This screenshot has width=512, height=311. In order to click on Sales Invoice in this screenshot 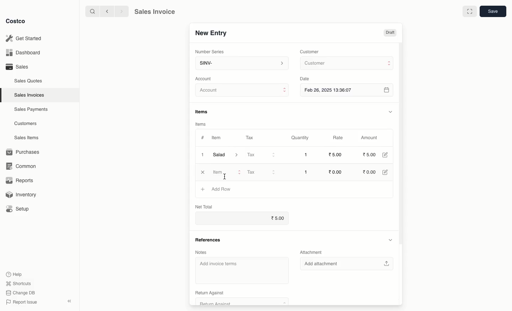, I will do `click(155, 12)`.